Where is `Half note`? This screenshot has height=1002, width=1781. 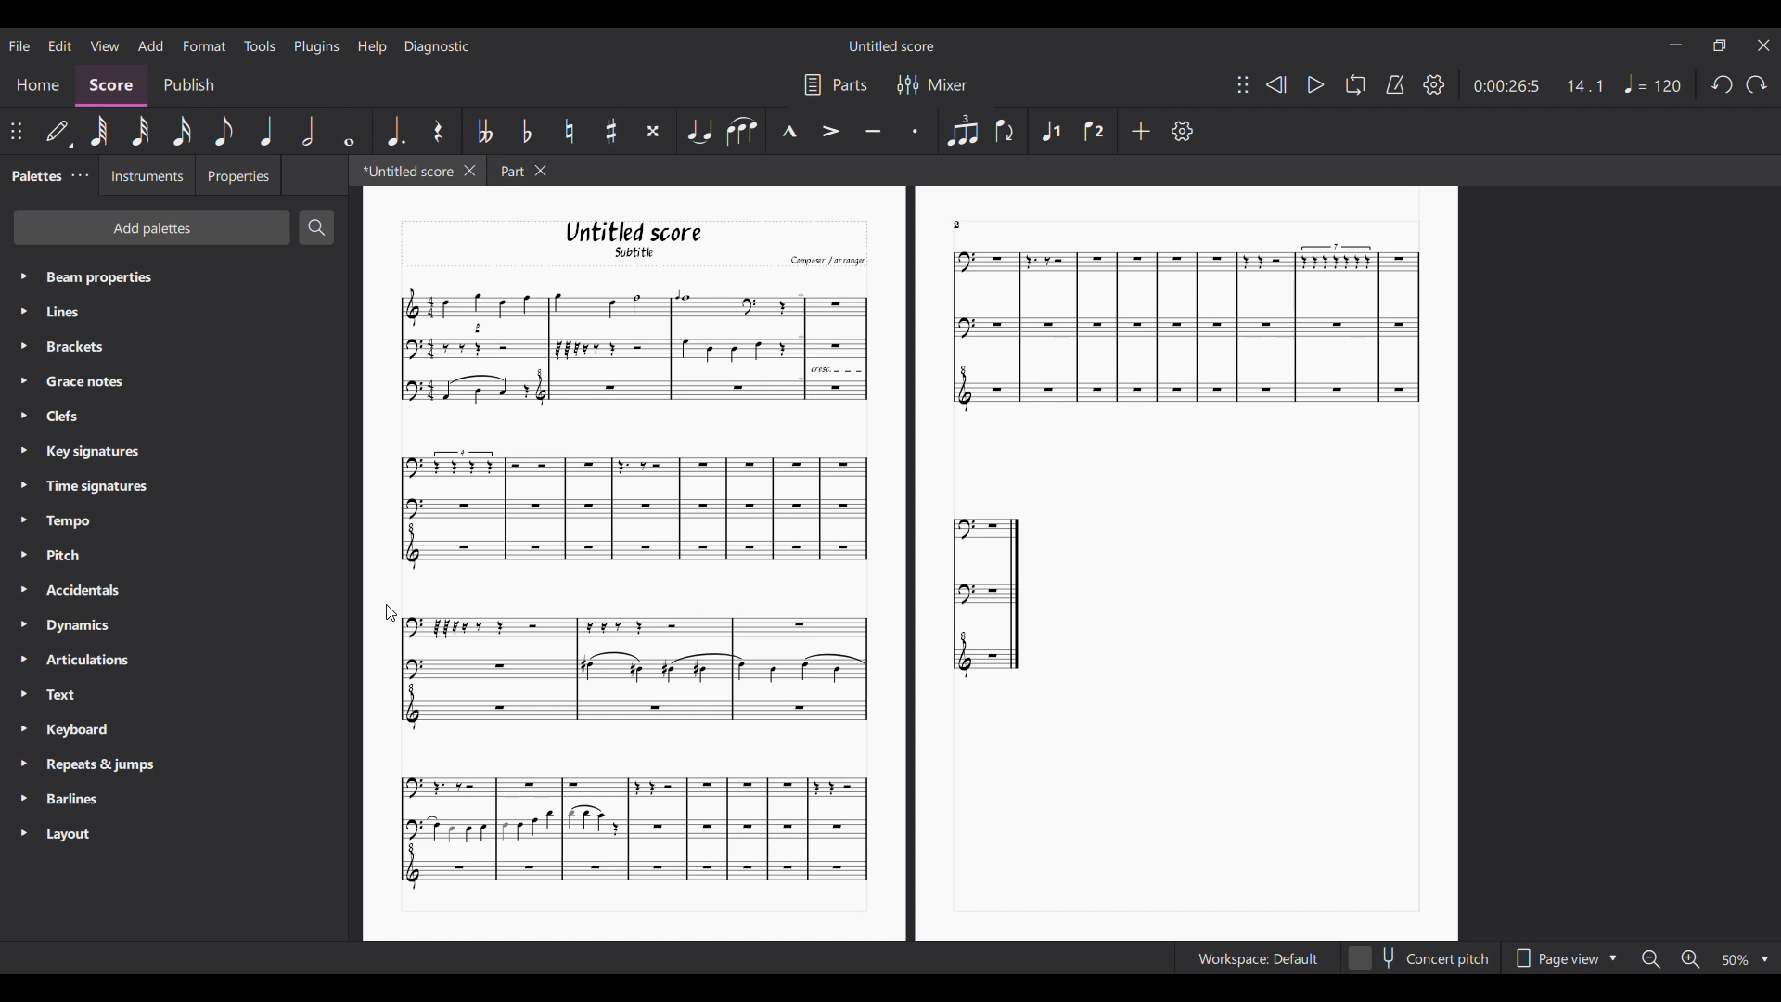
Half note is located at coordinates (308, 131).